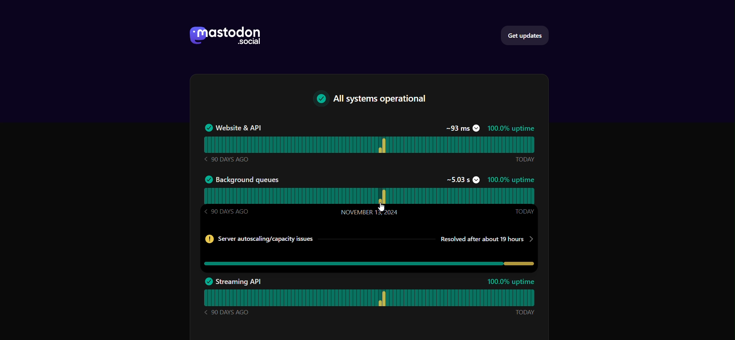  I want to click on 100.0% uptime, so click(512, 282).